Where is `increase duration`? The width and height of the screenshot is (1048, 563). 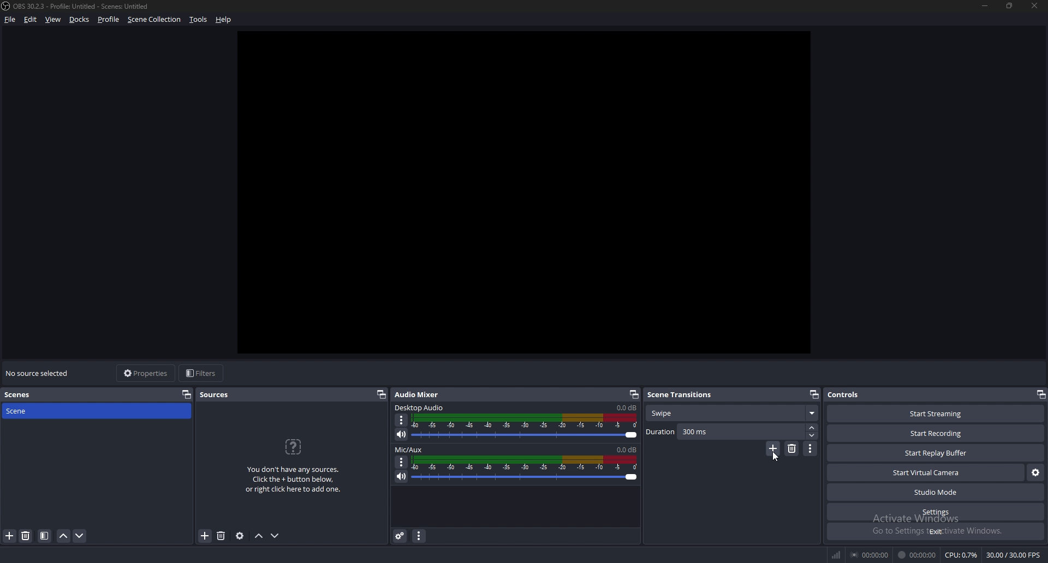
increase duration is located at coordinates (812, 428).